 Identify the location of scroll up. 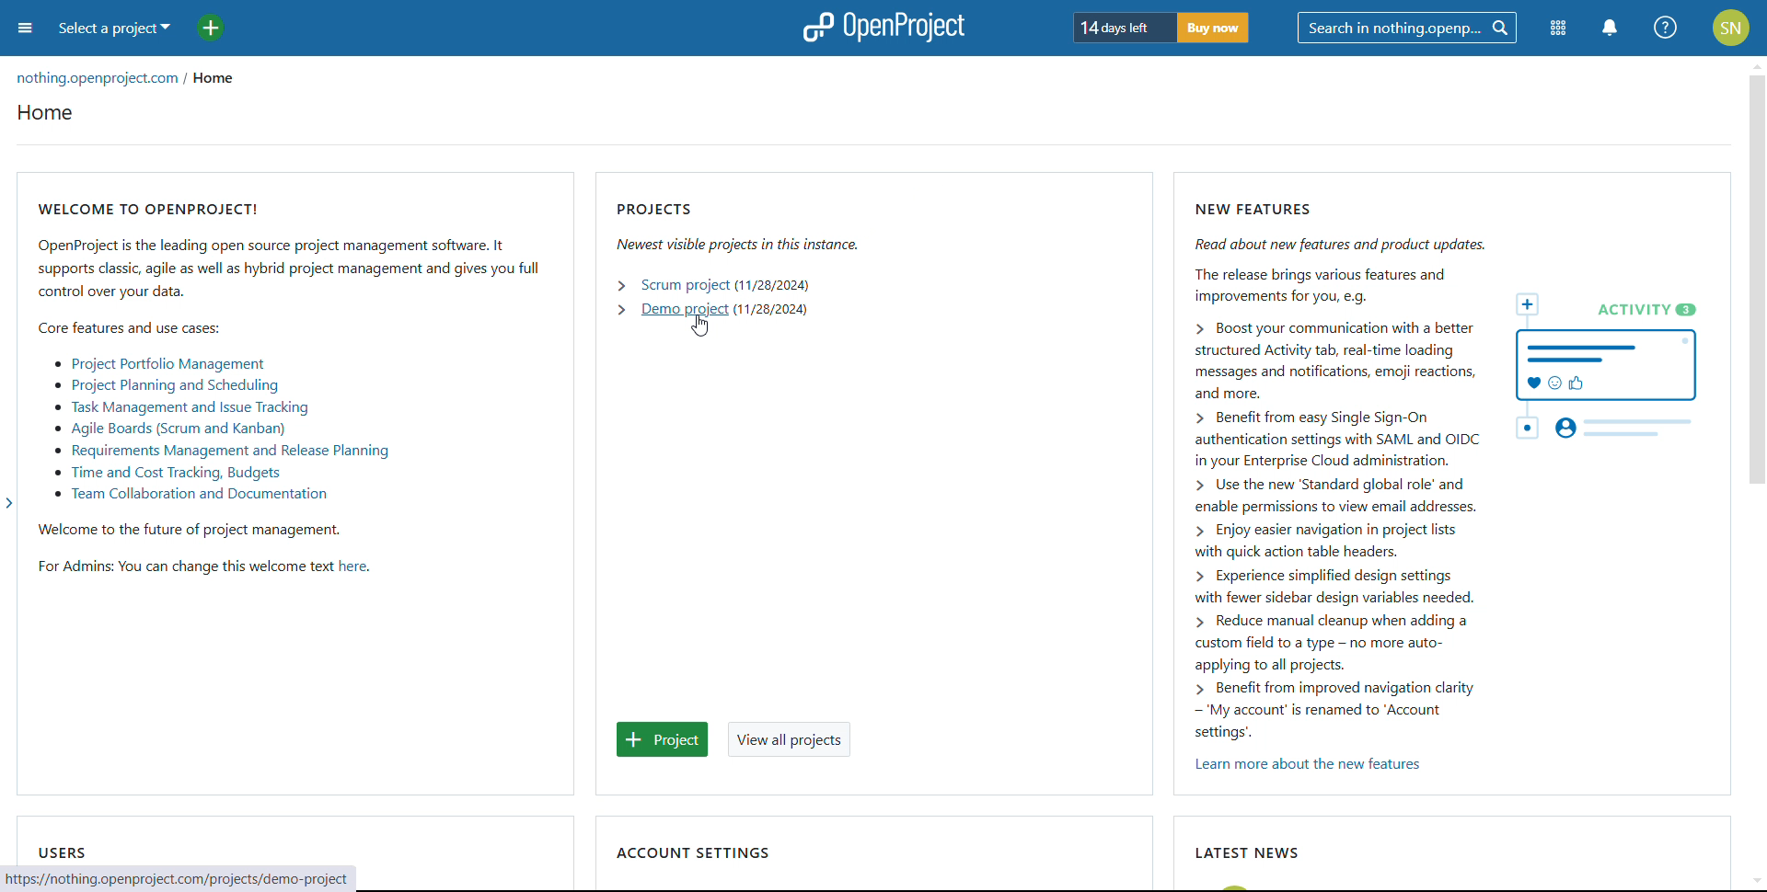
(1755, 64).